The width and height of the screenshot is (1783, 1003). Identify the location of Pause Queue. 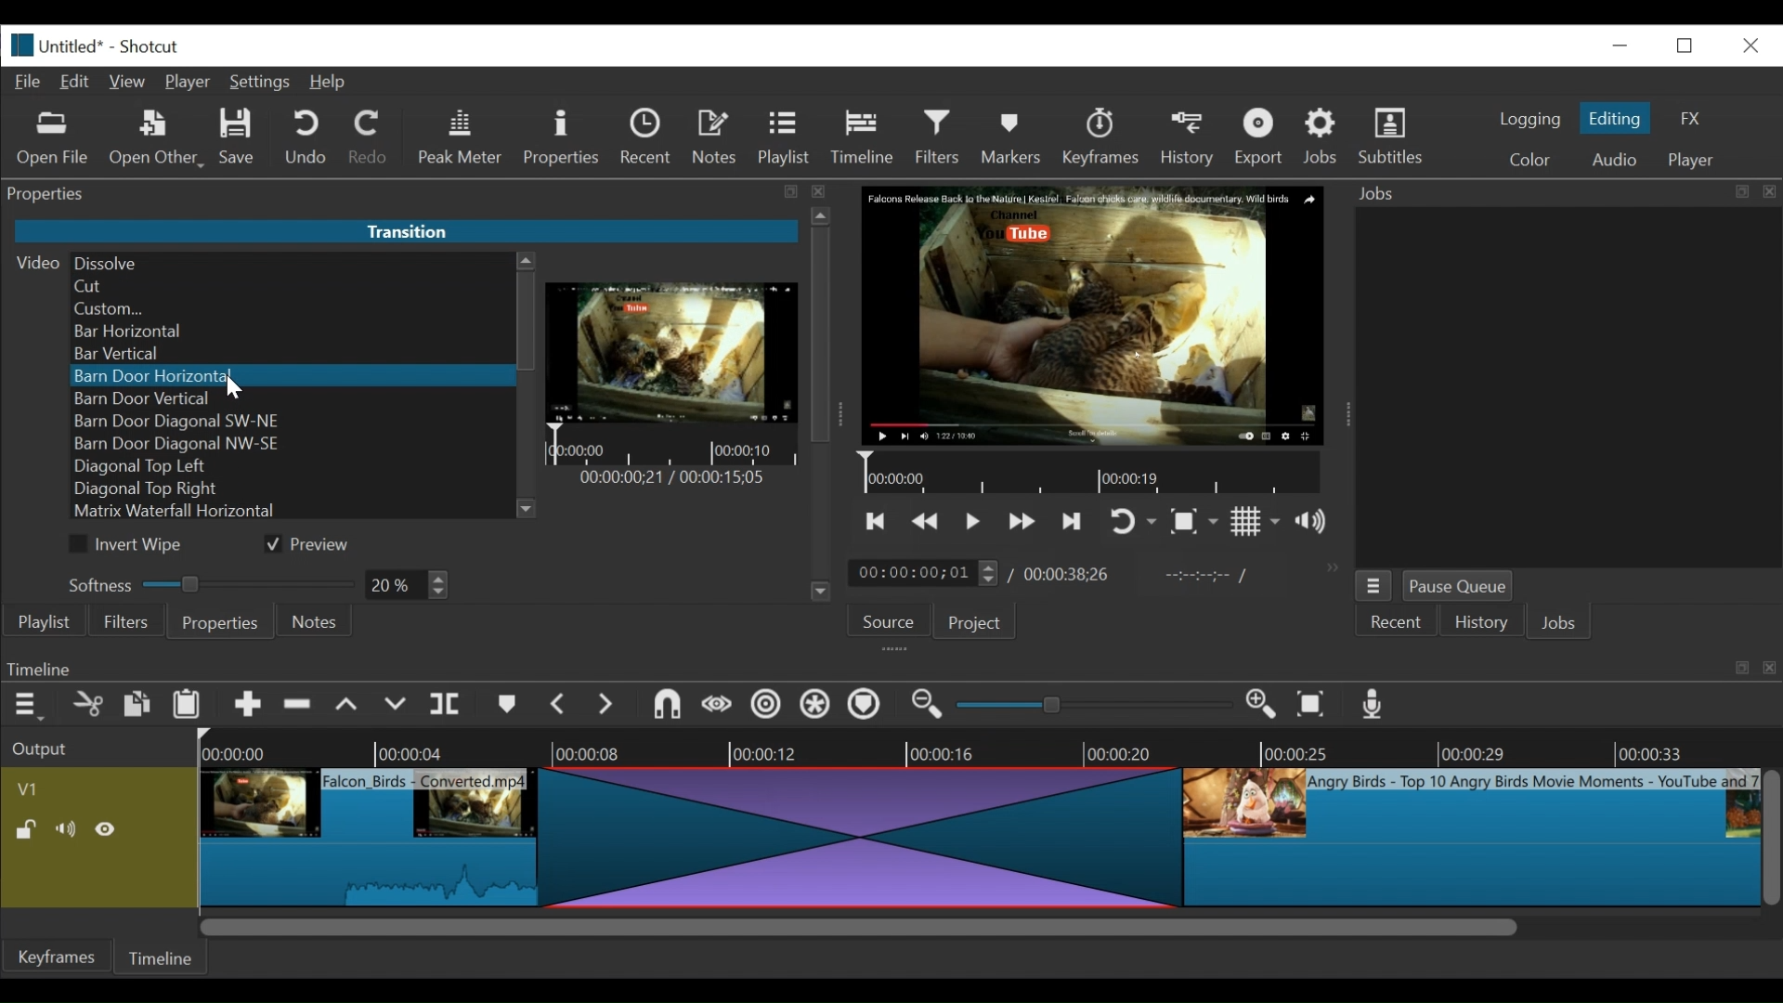
(1459, 590).